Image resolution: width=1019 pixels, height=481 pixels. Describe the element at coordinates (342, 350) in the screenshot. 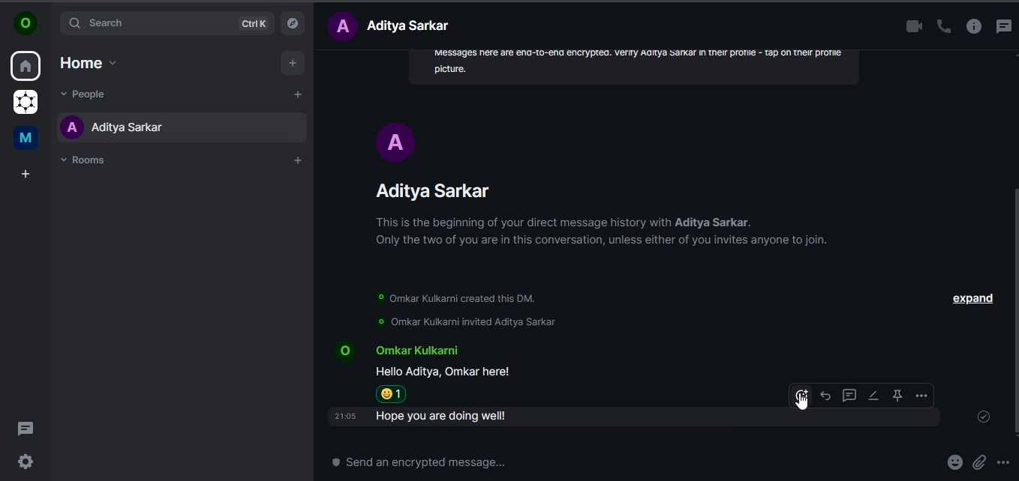

I see `Avatar` at that location.